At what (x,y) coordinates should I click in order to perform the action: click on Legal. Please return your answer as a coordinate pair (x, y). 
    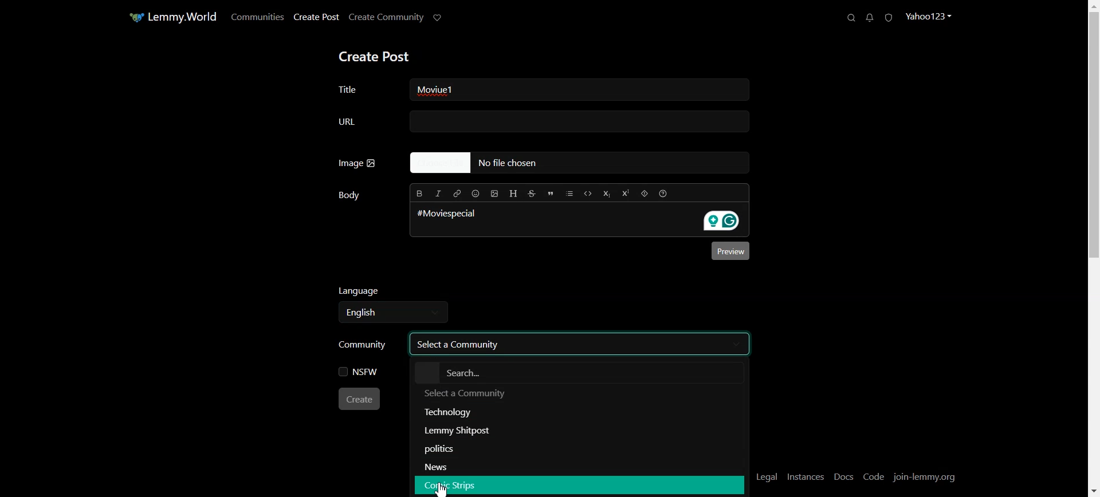
    Looking at the image, I should click on (764, 477).